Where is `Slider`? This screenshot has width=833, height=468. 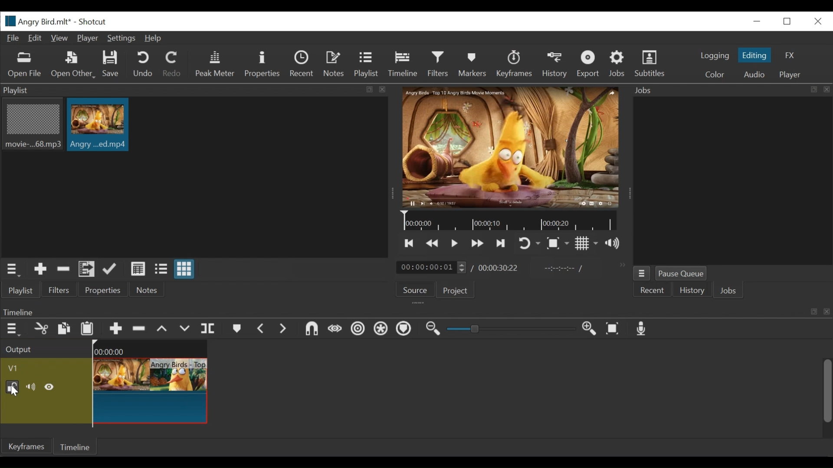
Slider is located at coordinates (513, 329).